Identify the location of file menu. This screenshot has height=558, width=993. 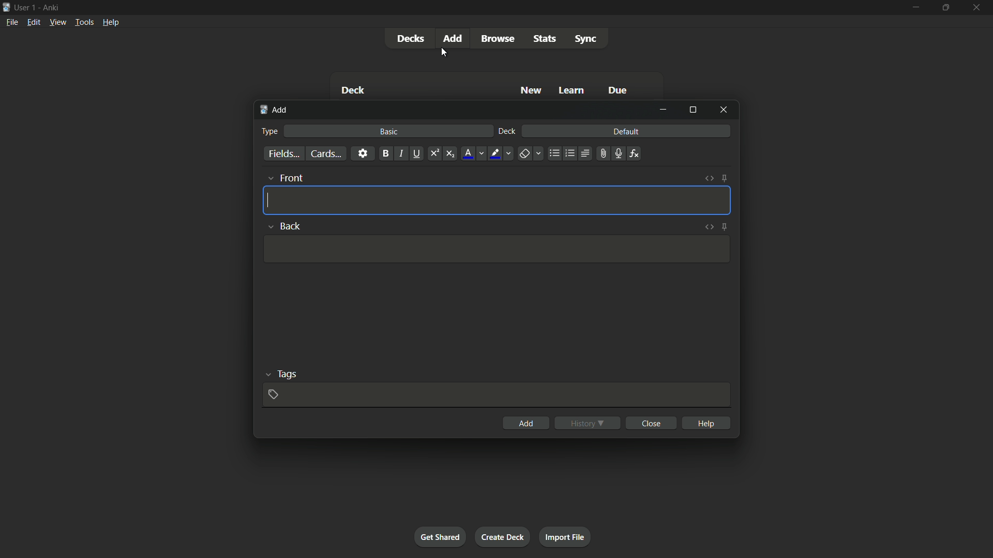
(13, 22).